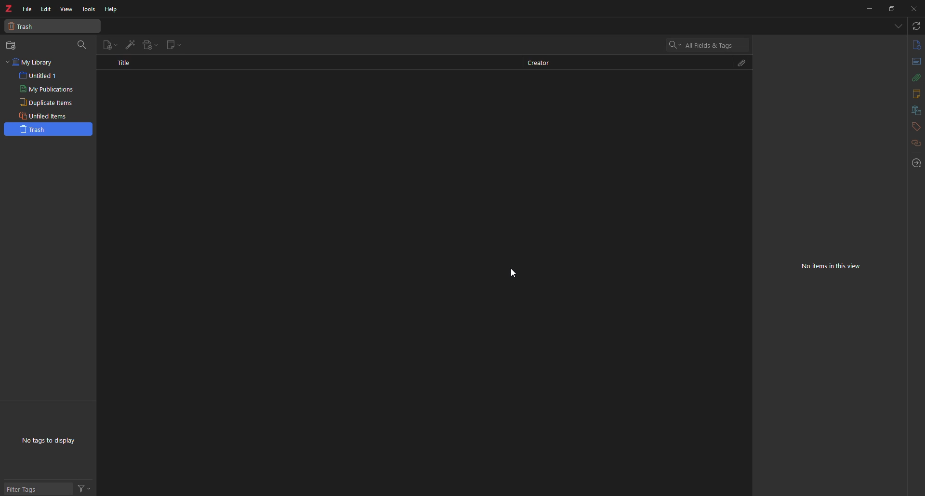 The height and width of the screenshot is (496, 925). Describe the element at coordinates (915, 143) in the screenshot. I see `related` at that location.